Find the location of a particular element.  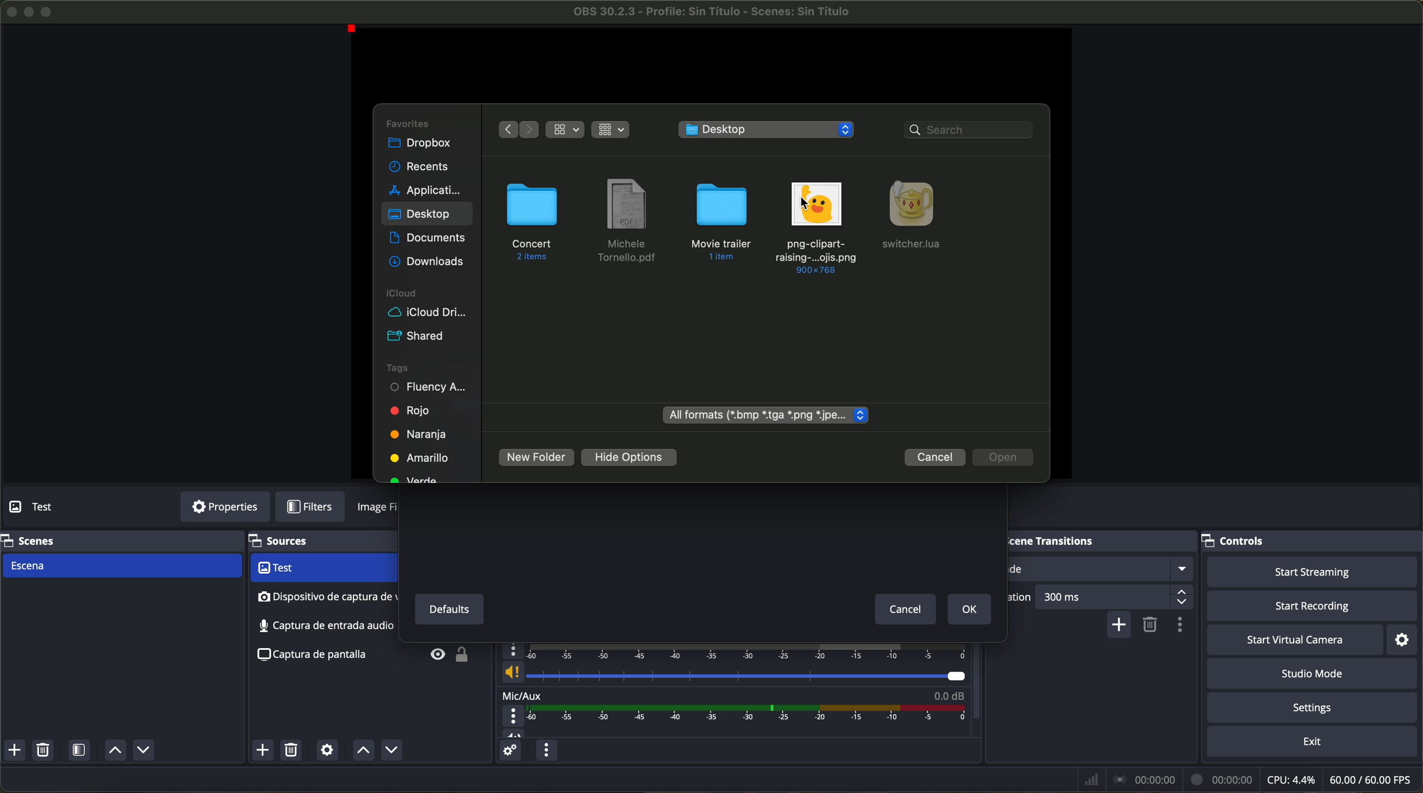

navigate arrows is located at coordinates (519, 129).